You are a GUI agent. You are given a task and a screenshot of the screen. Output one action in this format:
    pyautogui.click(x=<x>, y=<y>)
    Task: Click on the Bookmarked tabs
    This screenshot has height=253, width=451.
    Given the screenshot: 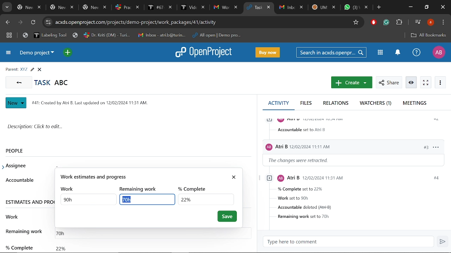 What is the action you would take?
    pyautogui.click(x=133, y=35)
    